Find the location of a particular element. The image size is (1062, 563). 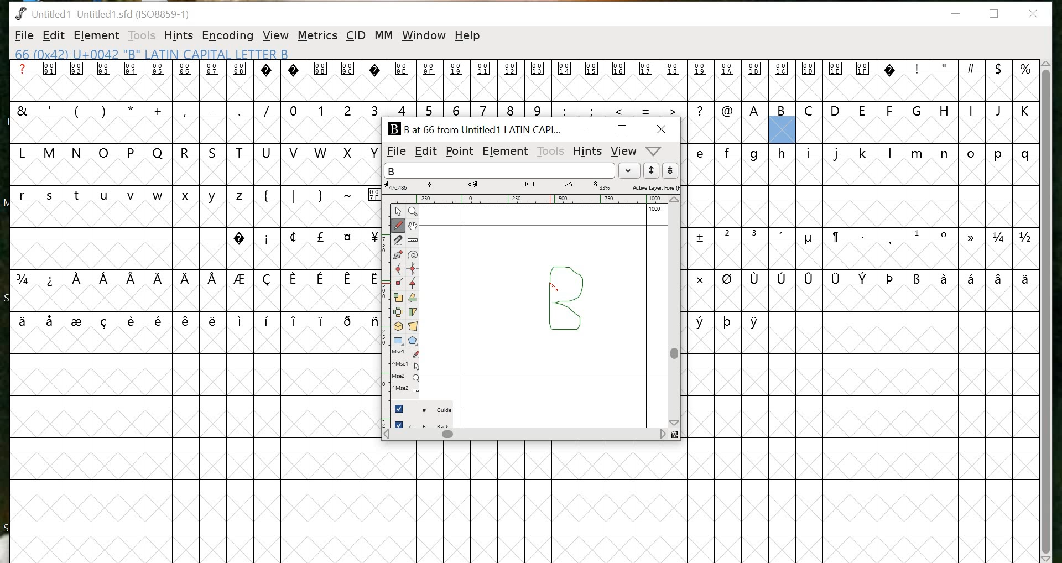

Rotate is located at coordinates (413, 299).